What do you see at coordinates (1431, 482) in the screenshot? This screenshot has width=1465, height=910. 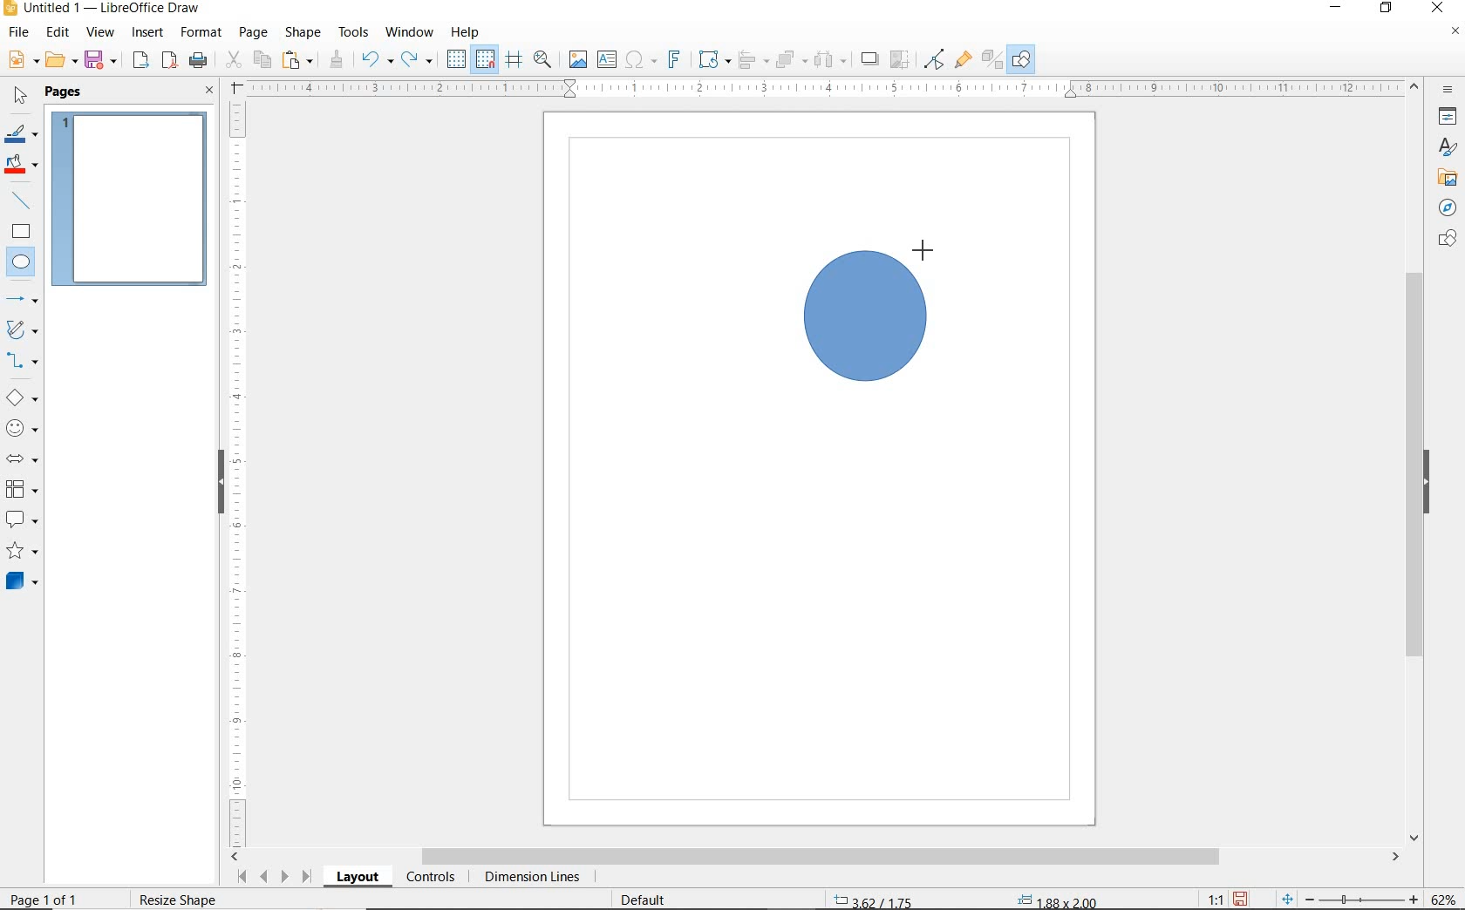 I see `HIDE` at bounding box center [1431, 482].